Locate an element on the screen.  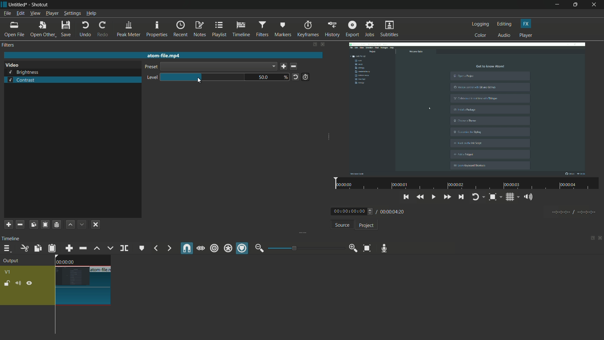
copy is located at coordinates (37, 248).